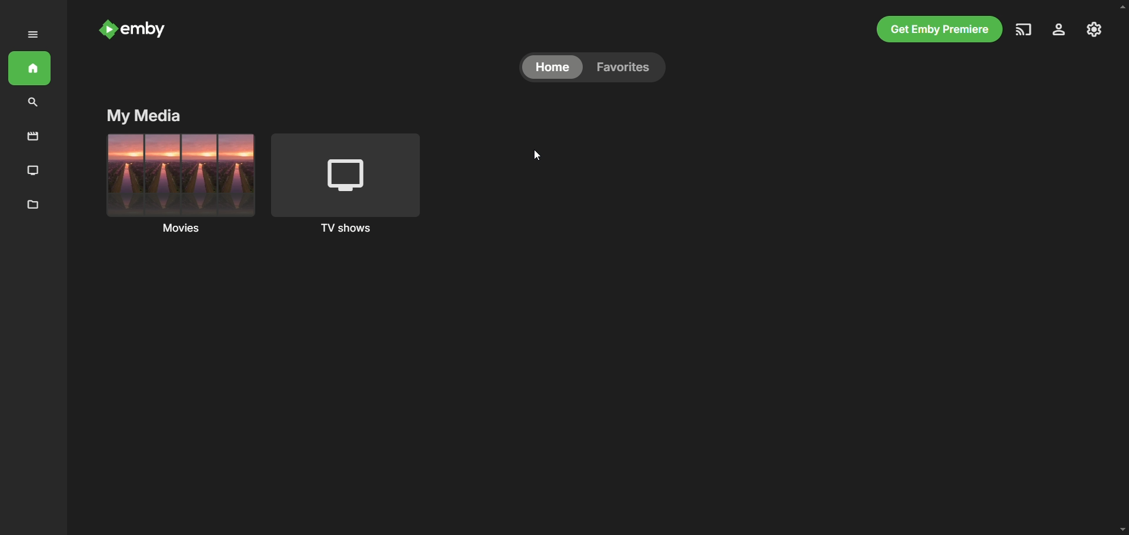 The width and height of the screenshot is (1129, 535). Describe the element at coordinates (34, 35) in the screenshot. I see `expand` at that location.